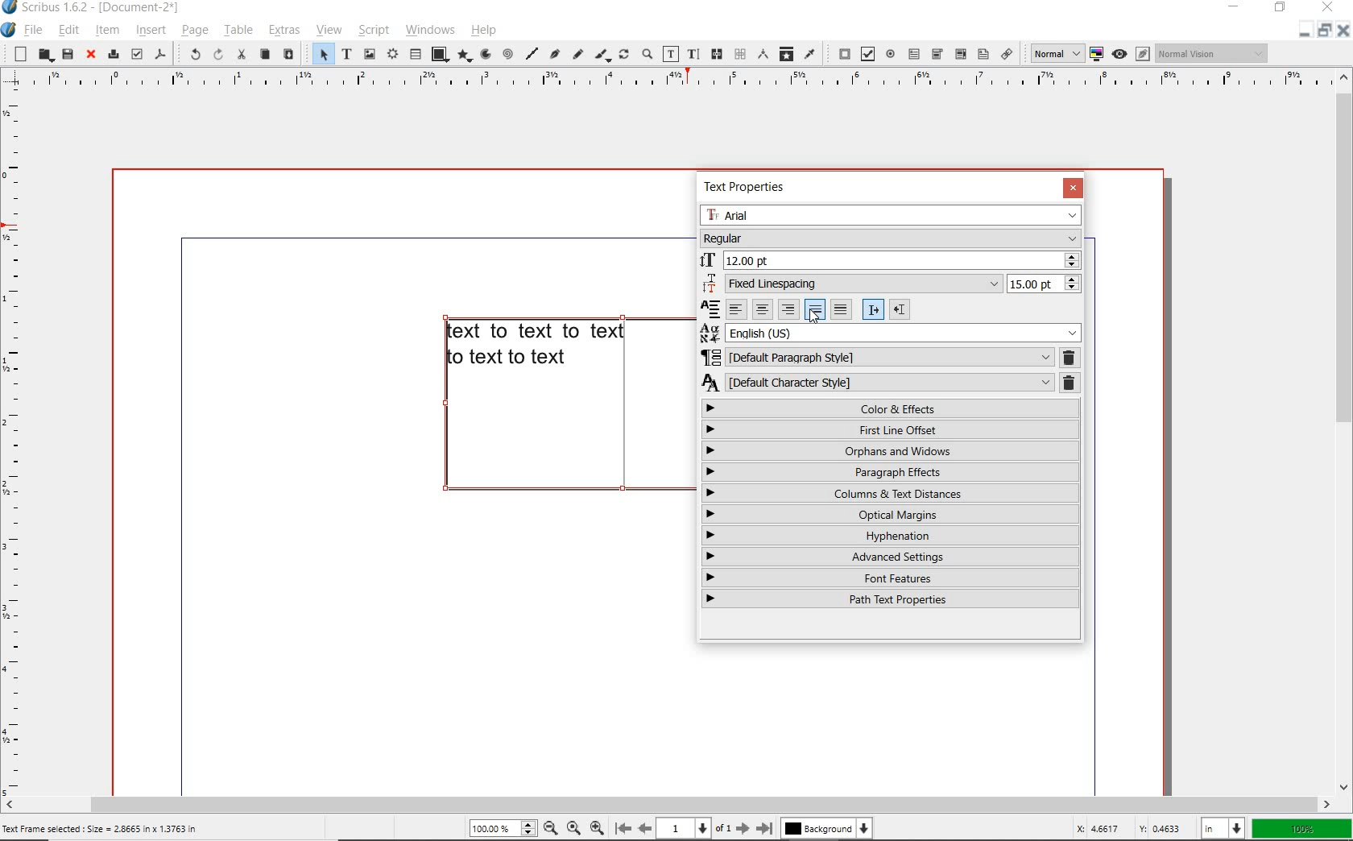 This screenshot has width=1353, height=841. Describe the element at coordinates (289, 55) in the screenshot. I see `paste` at that location.